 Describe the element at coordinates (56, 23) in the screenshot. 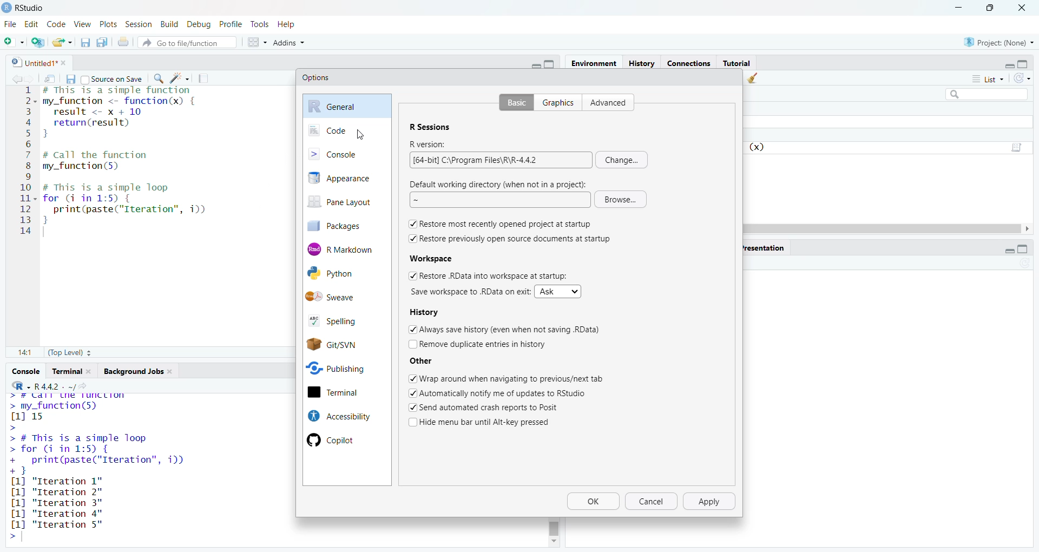

I see `code` at that location.